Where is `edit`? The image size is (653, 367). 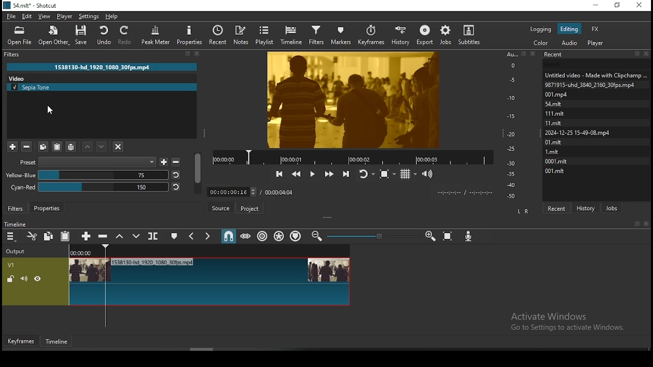 edit is located at coordinates (27, 16).